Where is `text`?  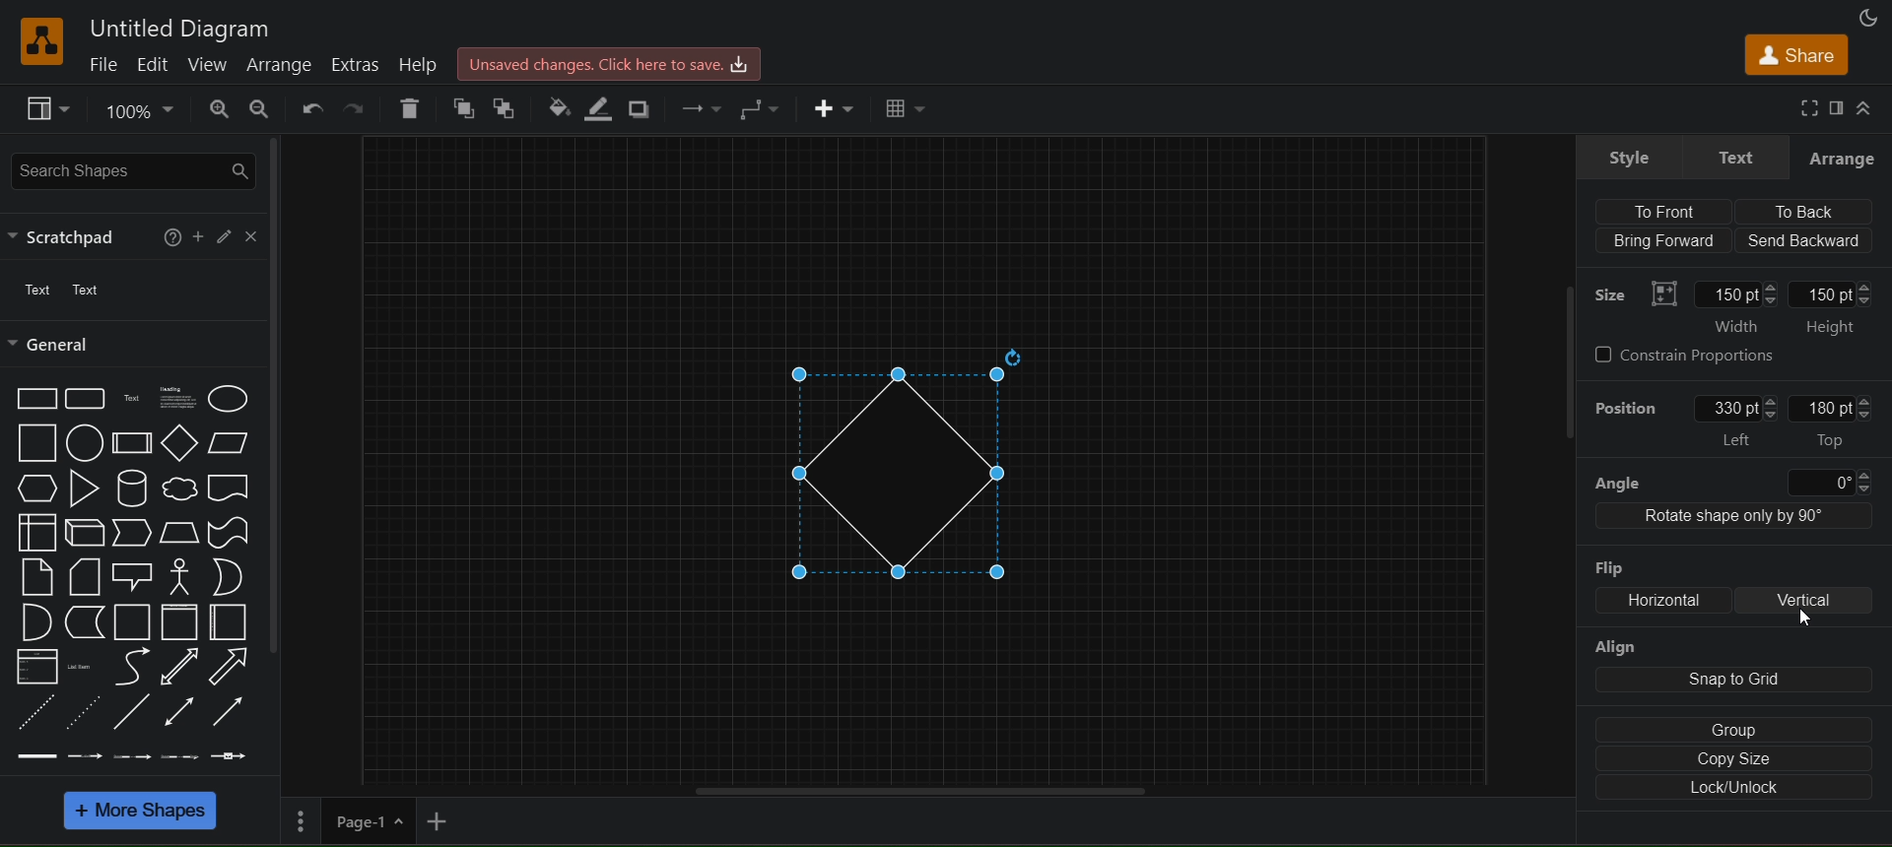 text is located at coordinates (131, 400).